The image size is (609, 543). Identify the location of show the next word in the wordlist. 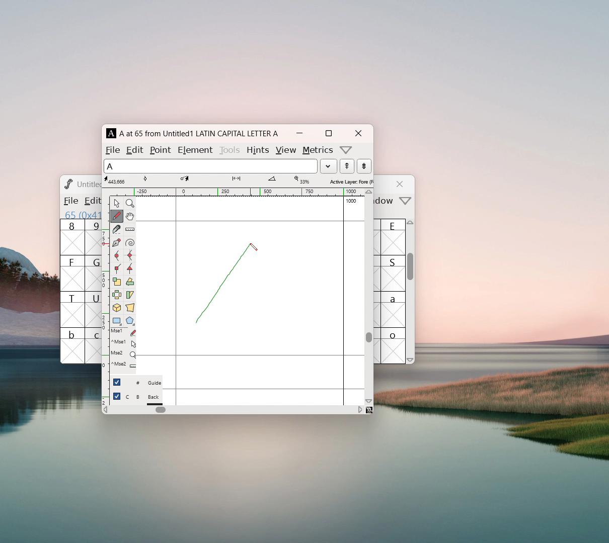
(347, 167).